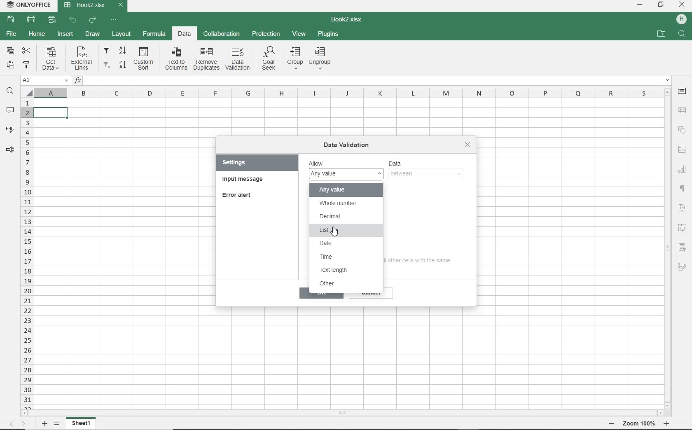 This screenshot has width=692, height=430. What do you see at coordinates (346, 244) in the screenshot?
I see `date` at bounding box center [346, 244].